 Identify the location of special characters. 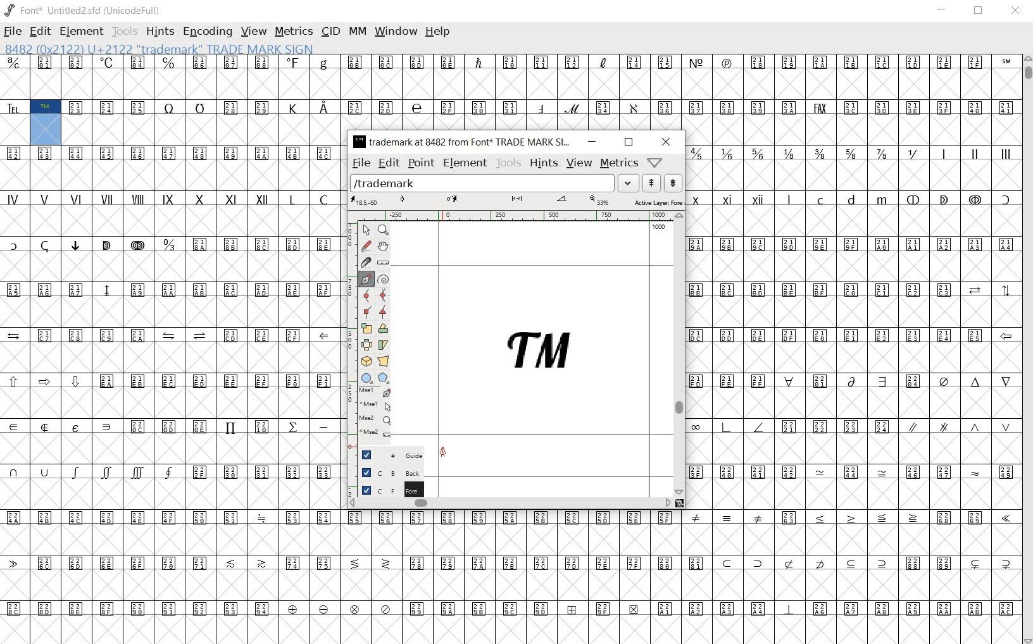
(896, 213).